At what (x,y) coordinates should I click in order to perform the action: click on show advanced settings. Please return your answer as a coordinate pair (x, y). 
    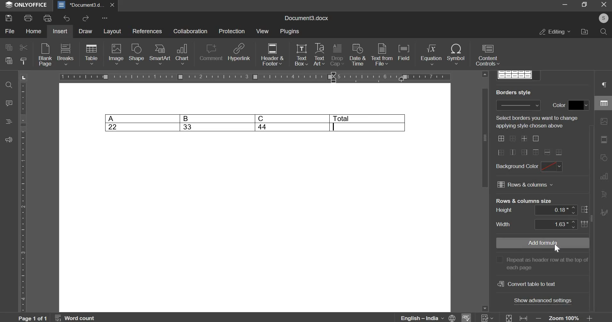
    Looking at the image, I should click on (543, 300).